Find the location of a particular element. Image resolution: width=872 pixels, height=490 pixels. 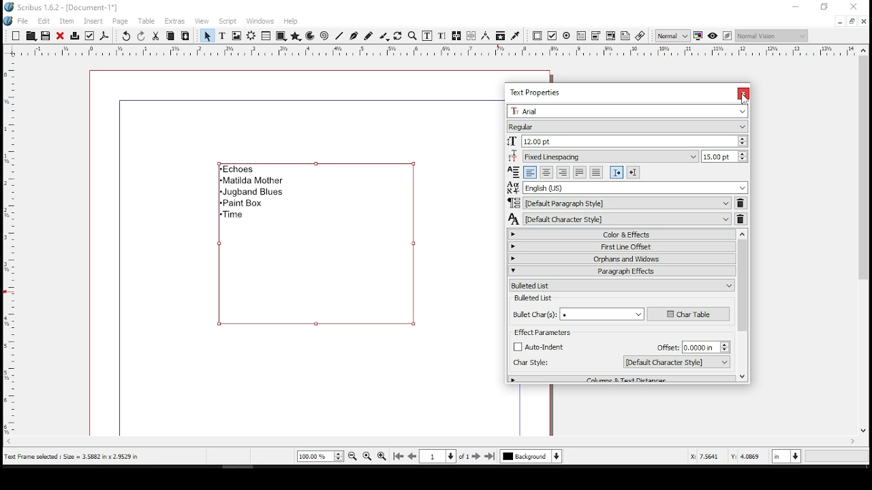

effect parameters is located at coordinates (546, 332).